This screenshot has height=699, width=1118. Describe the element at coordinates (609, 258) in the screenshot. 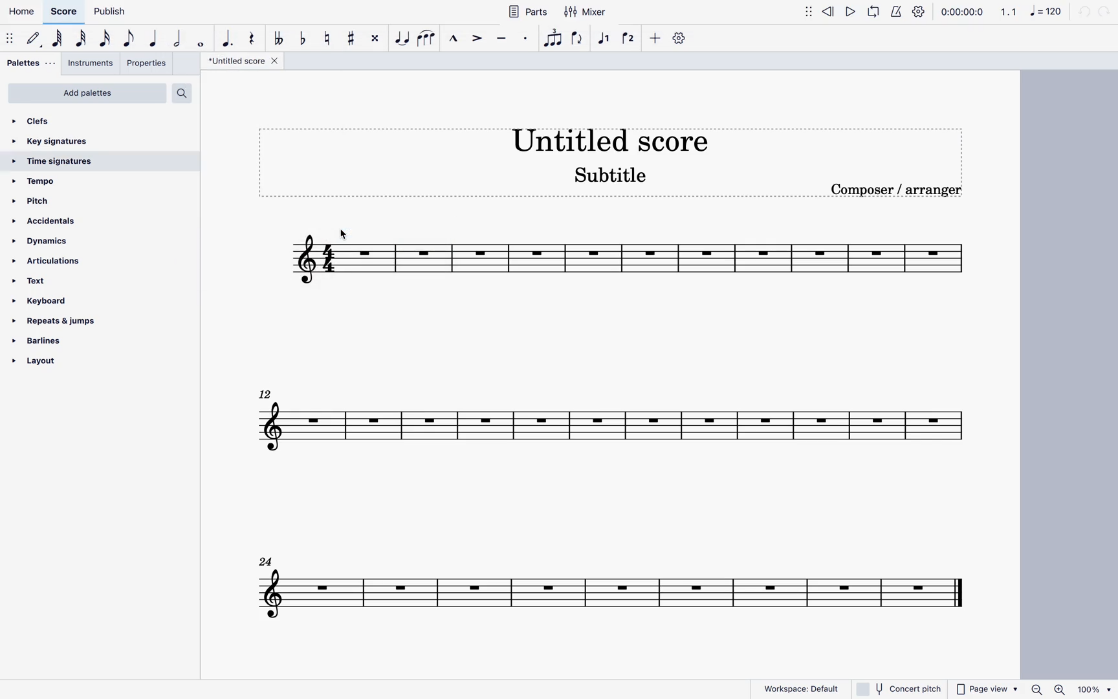

I see `score` at that location.